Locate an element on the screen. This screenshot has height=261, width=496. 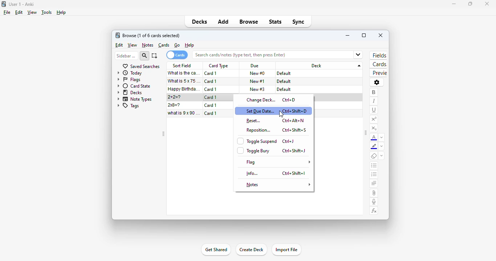
help is located at coordinates (61, 12).